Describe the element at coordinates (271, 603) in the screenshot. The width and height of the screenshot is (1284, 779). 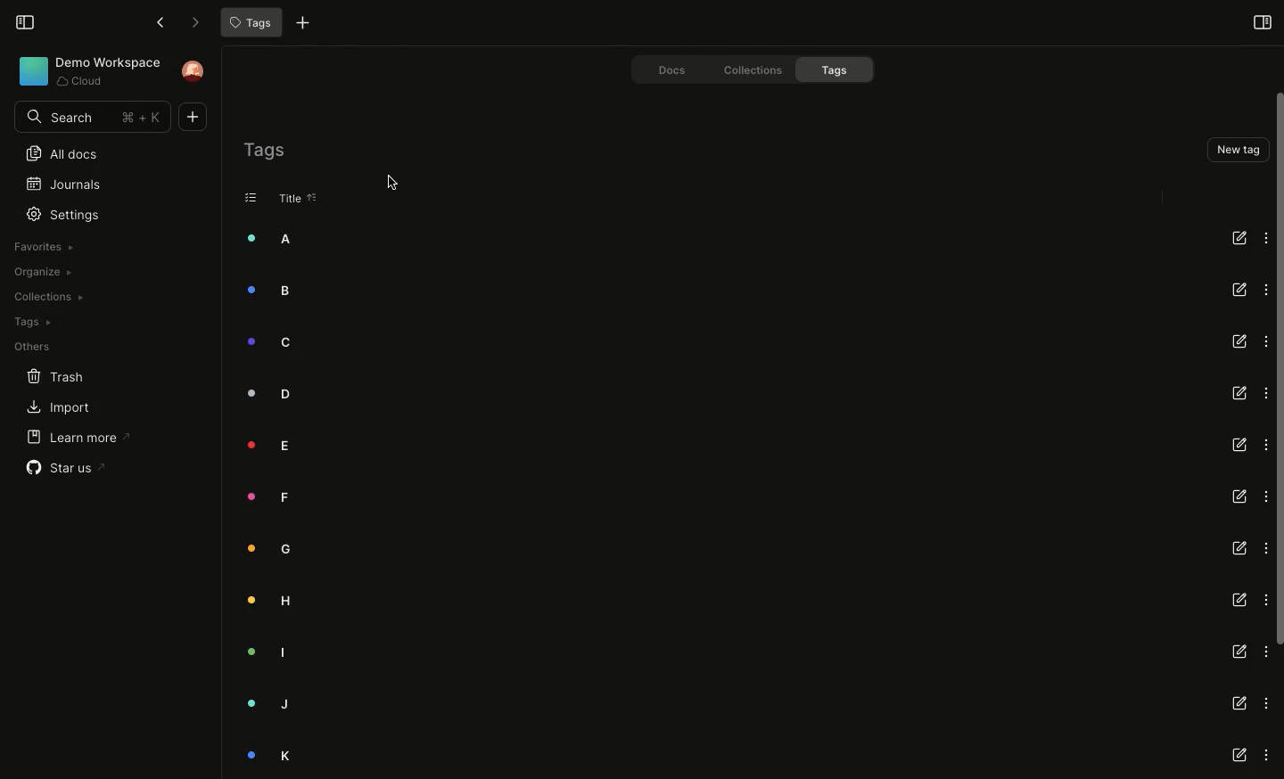
I see `H` at that location.